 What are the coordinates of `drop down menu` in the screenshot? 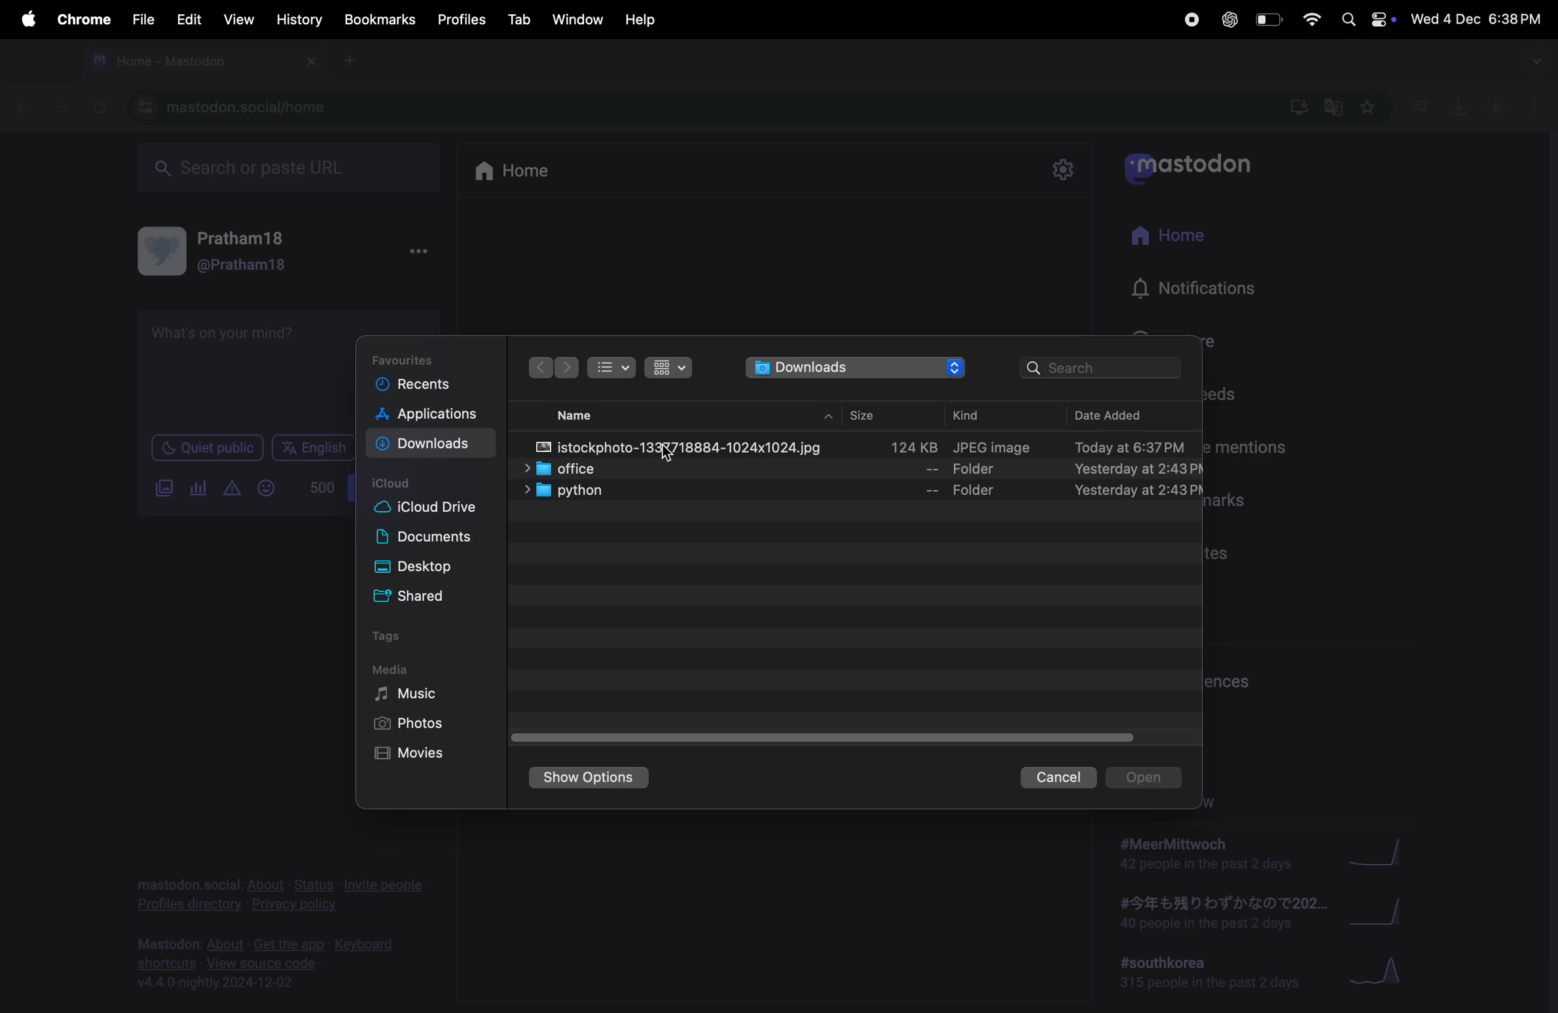 It's located at (1538, 62).